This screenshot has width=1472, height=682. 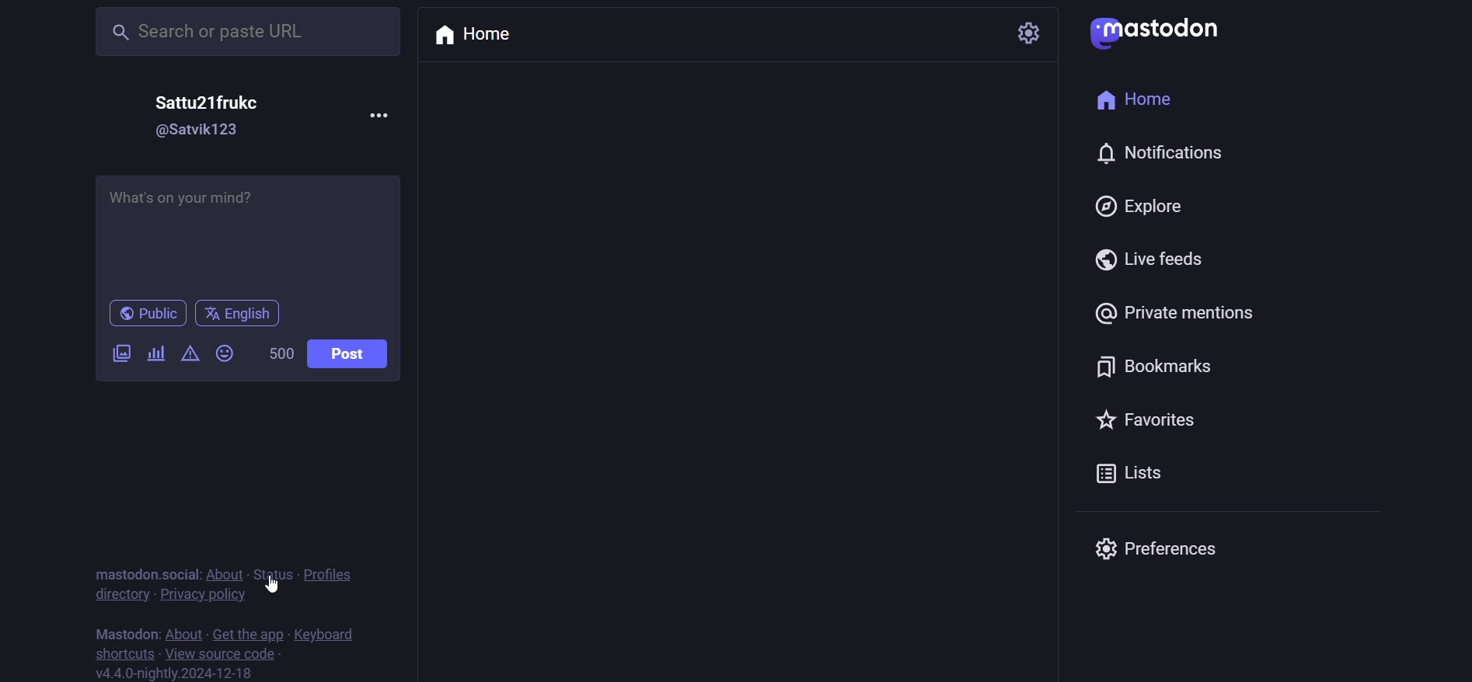 I want to click on sattu21frukc, so click(x=214, y=99).